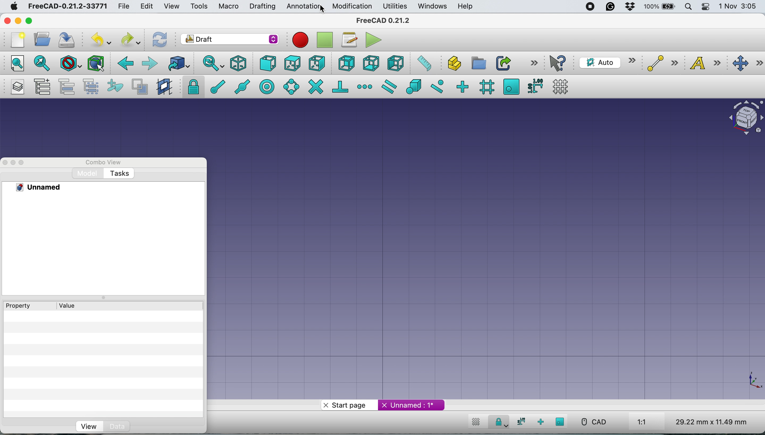 The width and height of the screenshot is (765, 435). Describe the element at coordinates (40, 39) in the screenshot. I see `open` at that location.